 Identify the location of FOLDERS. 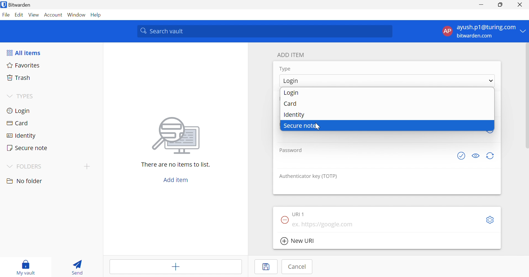
(31, 166).